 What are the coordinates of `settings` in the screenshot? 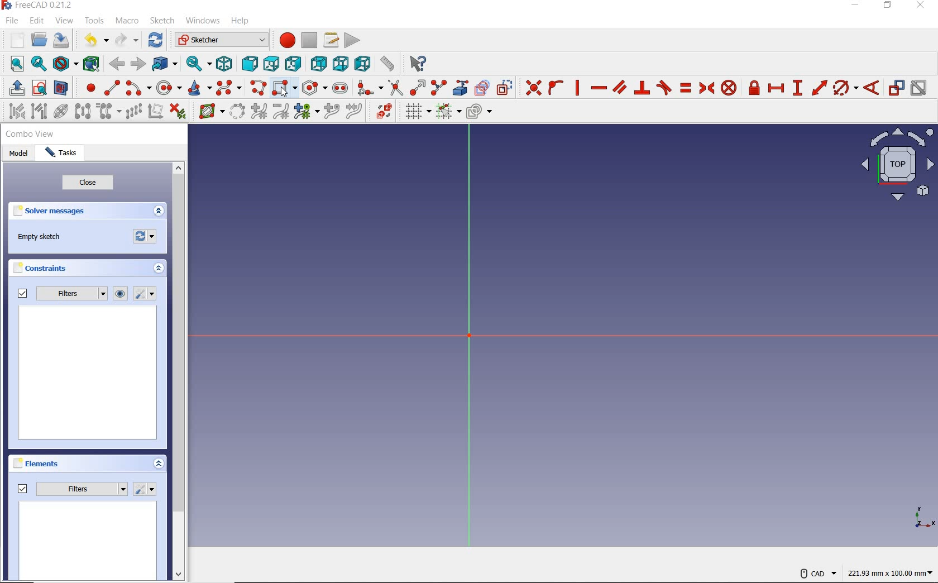 It's located at (147, 294).